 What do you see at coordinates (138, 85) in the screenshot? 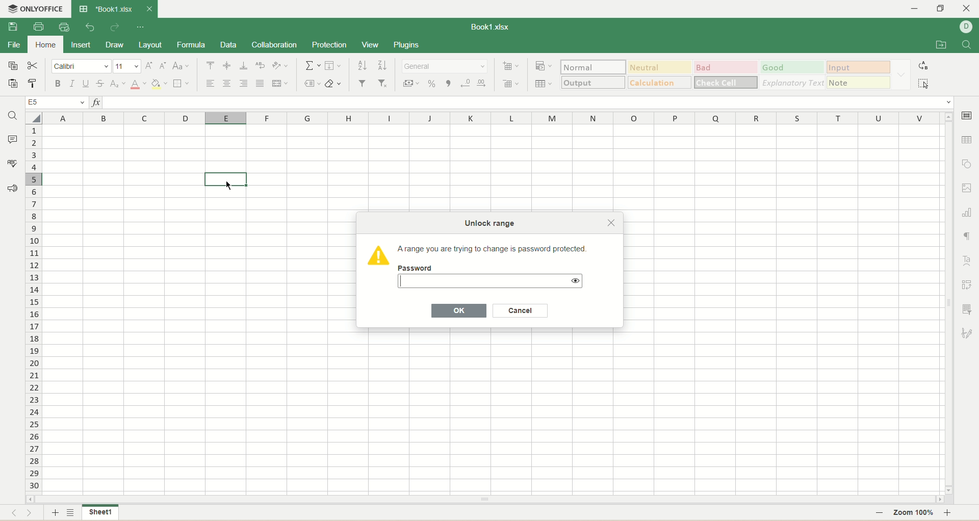
I see `text color` at bounding box center [138, 85].